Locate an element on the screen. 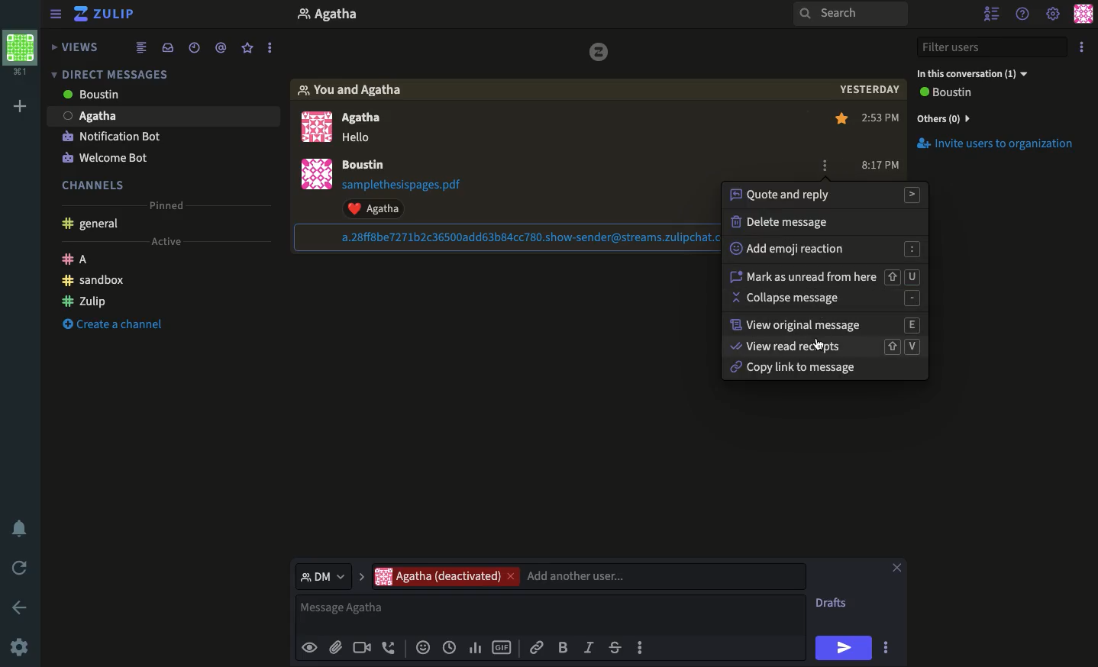 The image size is (1098, 667). Tag is located at coordinates (223, 46).